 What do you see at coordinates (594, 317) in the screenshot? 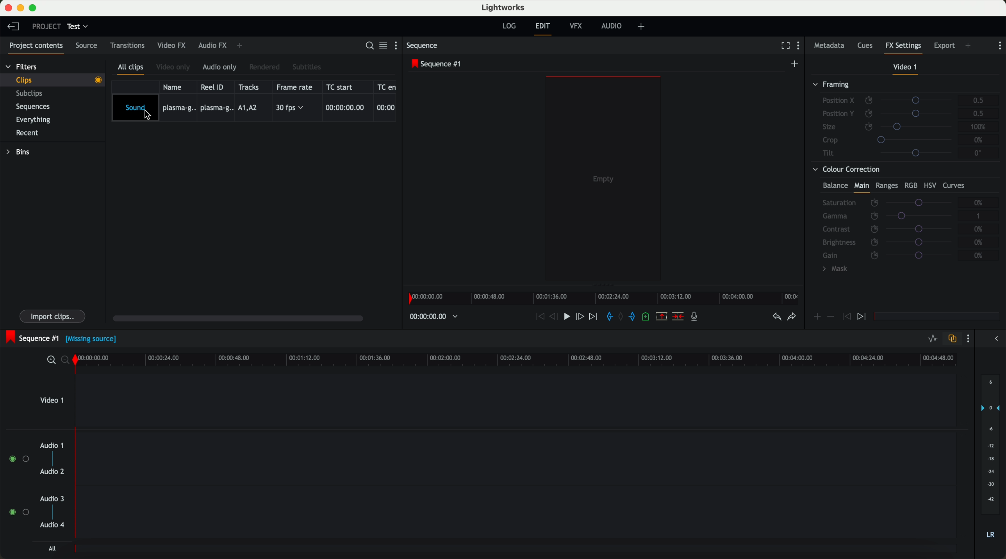
I see `move foward` at bounding box center [594, 317].